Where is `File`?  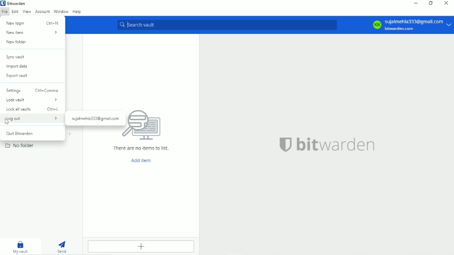 File is located at coordinates (4, 12).